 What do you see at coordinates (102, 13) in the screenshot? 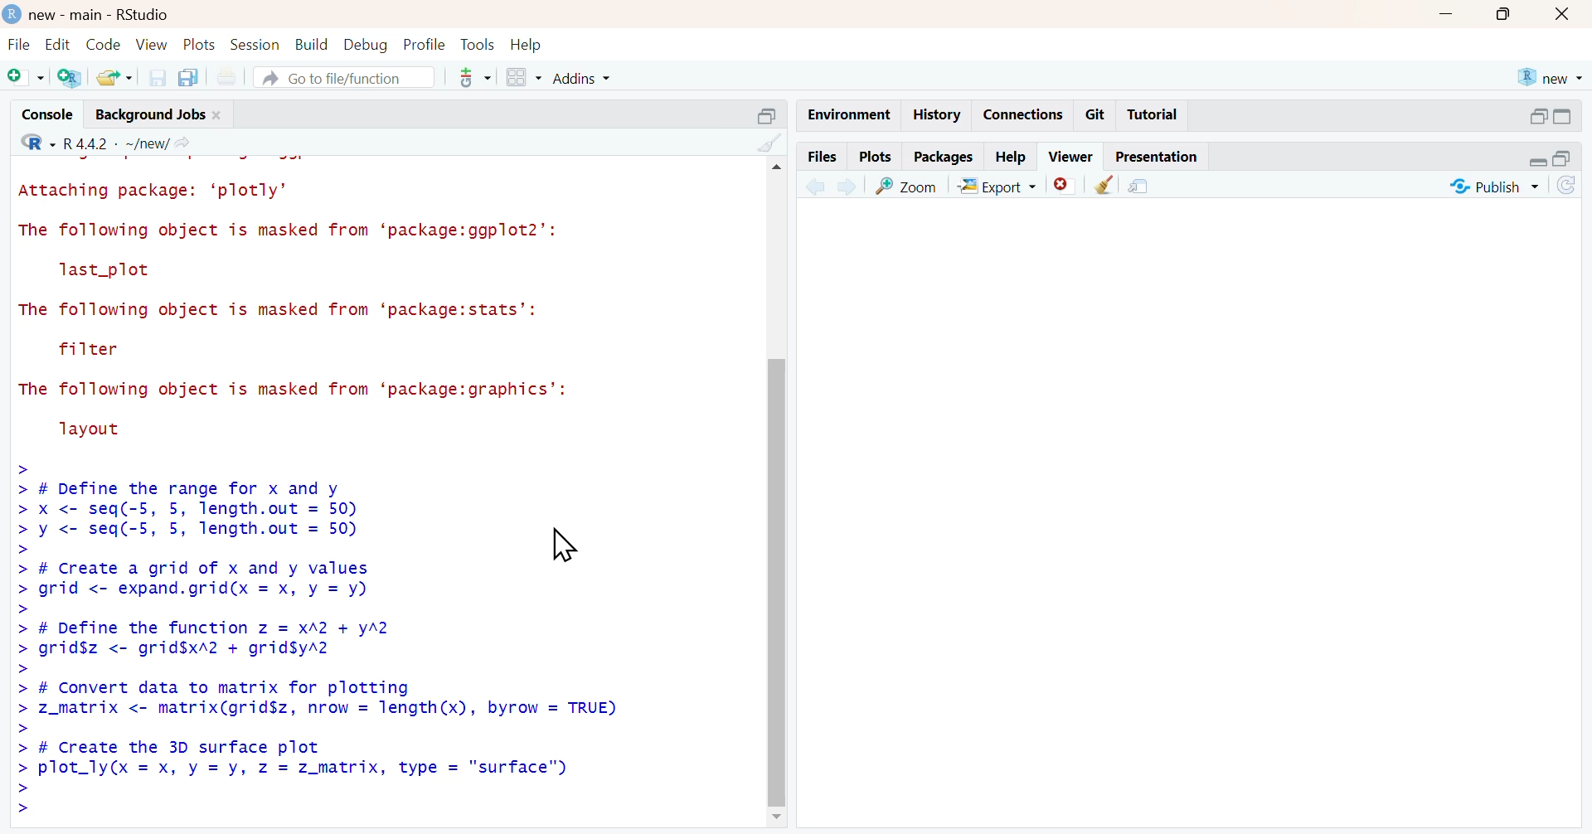
I see `new-main-RStudio` at bounding box center [102, 13].